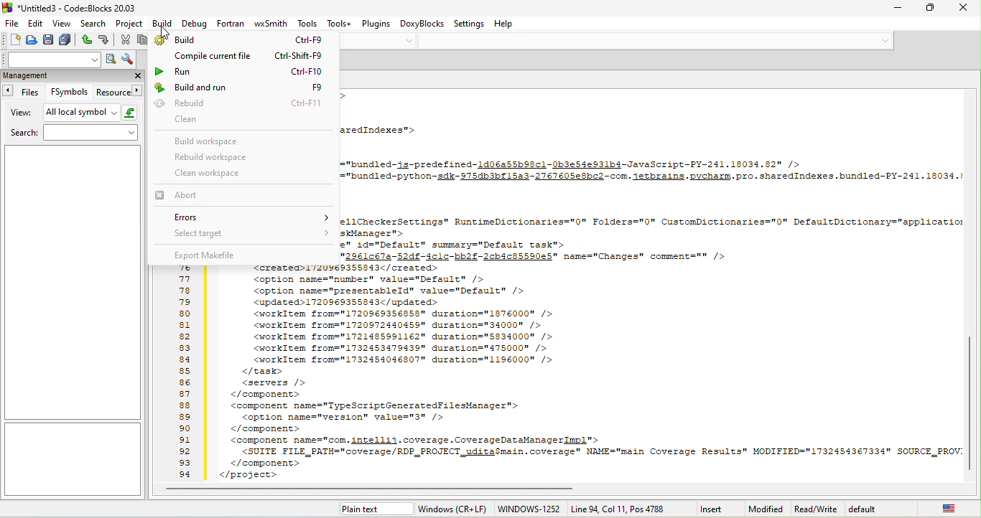  I want to click on <option name="number" value="Default" />
<option name="presentableld" value="Default" />
<updated>17209€9355843</updated>
<workItem from="172096935€858" duration="187€000" />
<workItem from="1720972440459" duration="34000" />
<workItem from="1721485991162" duration="5834000" />
<workItem from="1732453479439" duration="475000" />
<workItem from="173245404€807" duration="1196000" />
</task>
<servers />
</component>
<component name="TypeScriptGeneratedFilestanager™>
<option name="version" value="3" />
</component>
<component name="com.intellii.coverage.CoverageDatalianage: Inpl">
<SUITE FILE_PATH="coverage/RDE_PROJECT_uditamain, coverage" NAME="main Coverage Results" MODIFIED="1732454367334" SOURCE_PROV
</component>
</project>, so click(587, 377).